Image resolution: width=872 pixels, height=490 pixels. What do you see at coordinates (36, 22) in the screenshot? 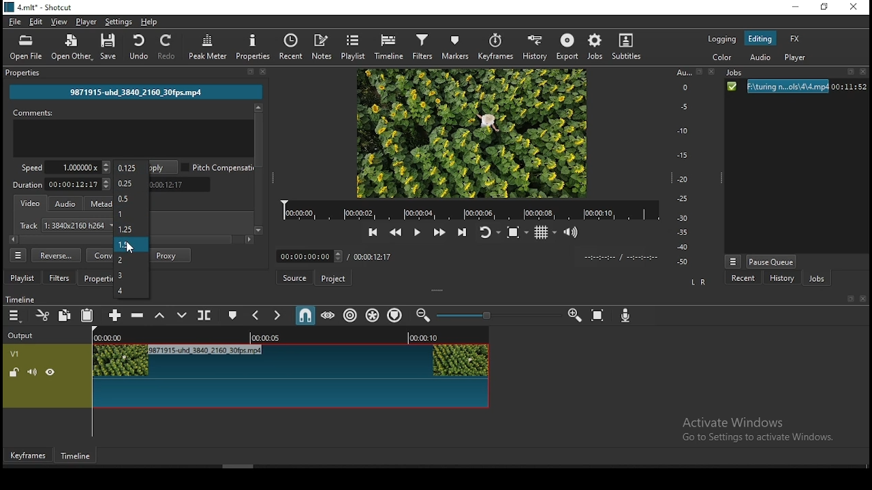
I see `edit` at bounding box center [36, 22].